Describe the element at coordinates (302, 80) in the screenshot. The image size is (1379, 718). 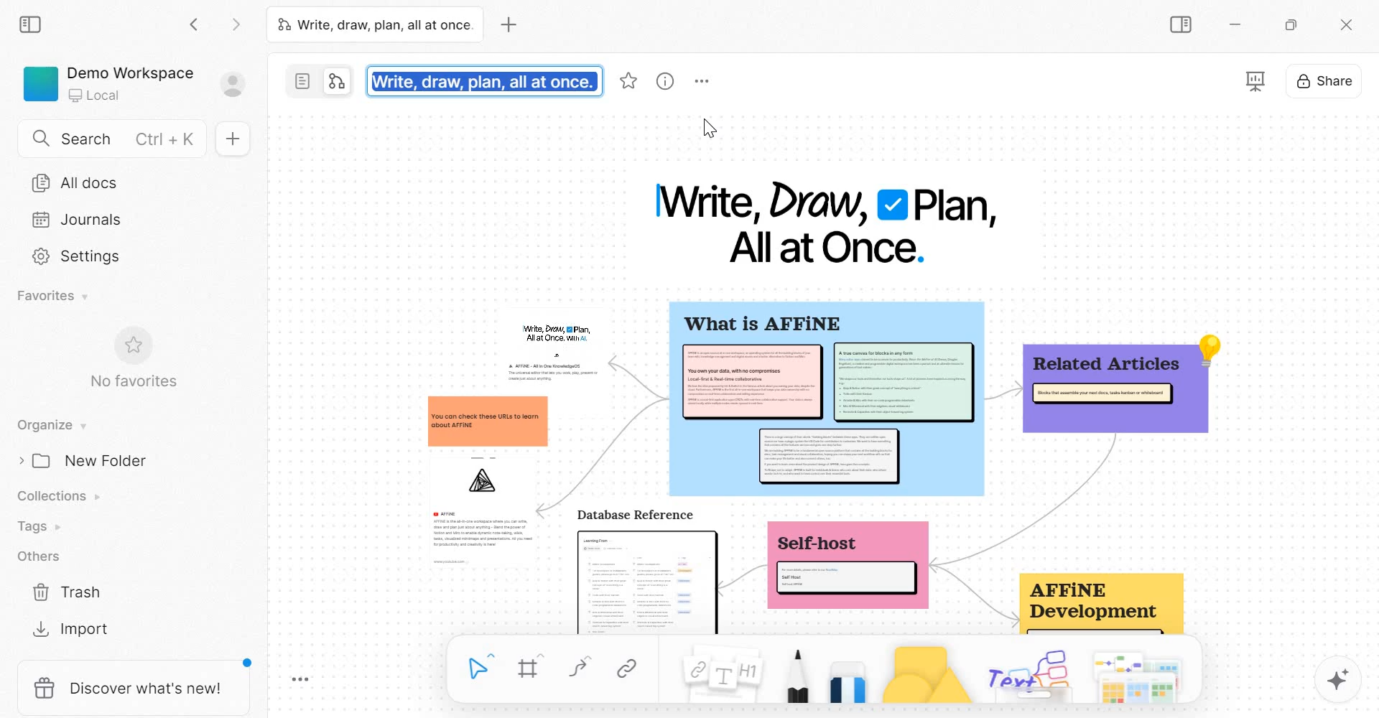
I see `page mode` at that location.